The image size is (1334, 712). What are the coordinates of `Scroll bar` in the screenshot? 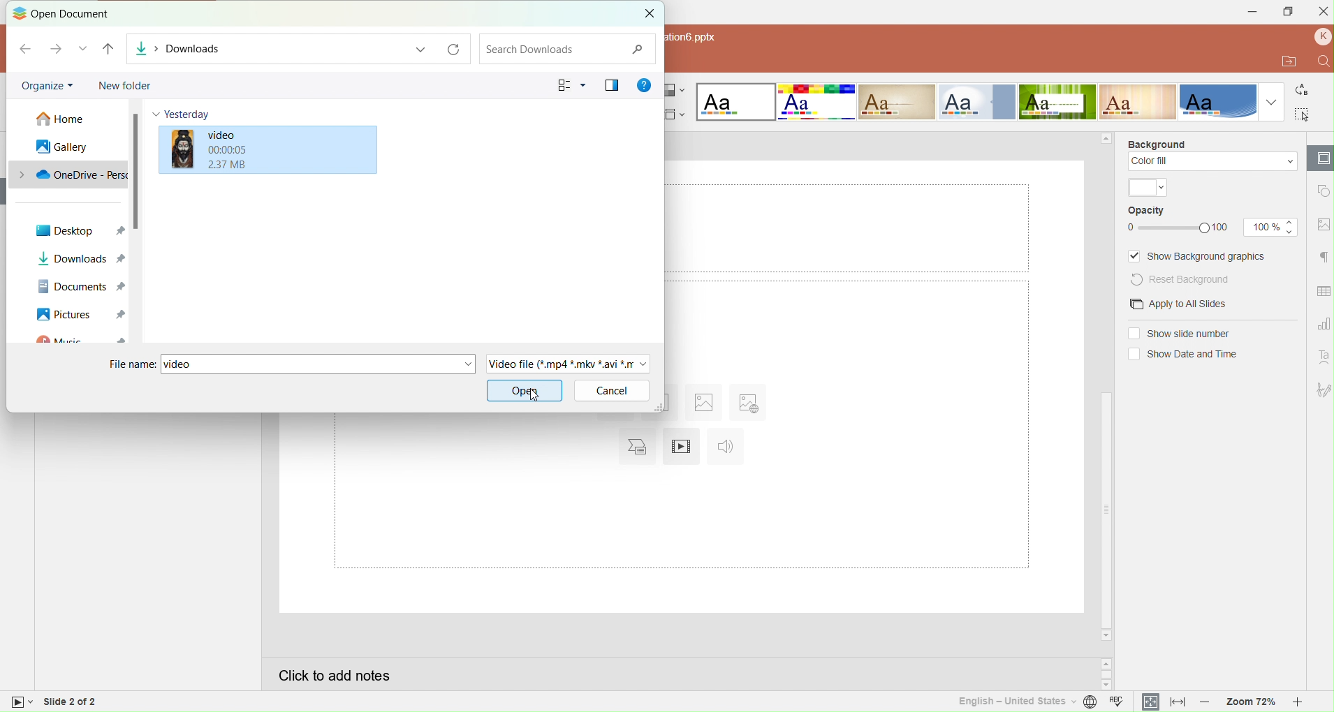 It's located at (138, 170).